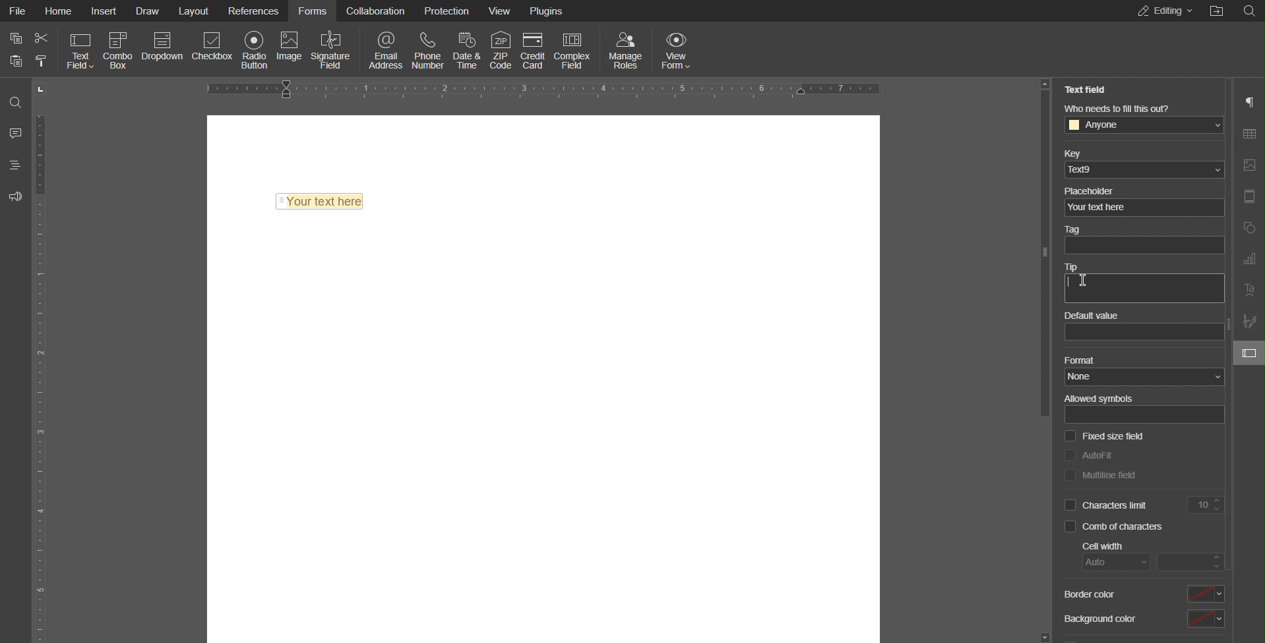 This screenshot has height=643, width=1265. I want to click on , so click(1218, 13).